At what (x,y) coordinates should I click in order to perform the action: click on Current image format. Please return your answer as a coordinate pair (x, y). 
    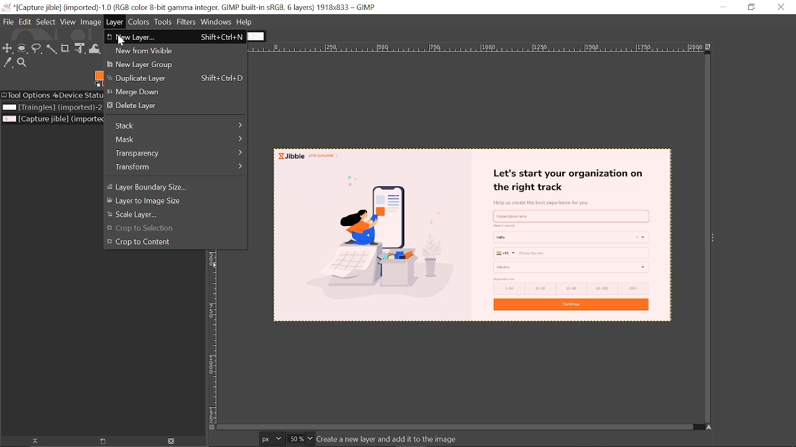
    Looking at the image, I should click on (274, 440).